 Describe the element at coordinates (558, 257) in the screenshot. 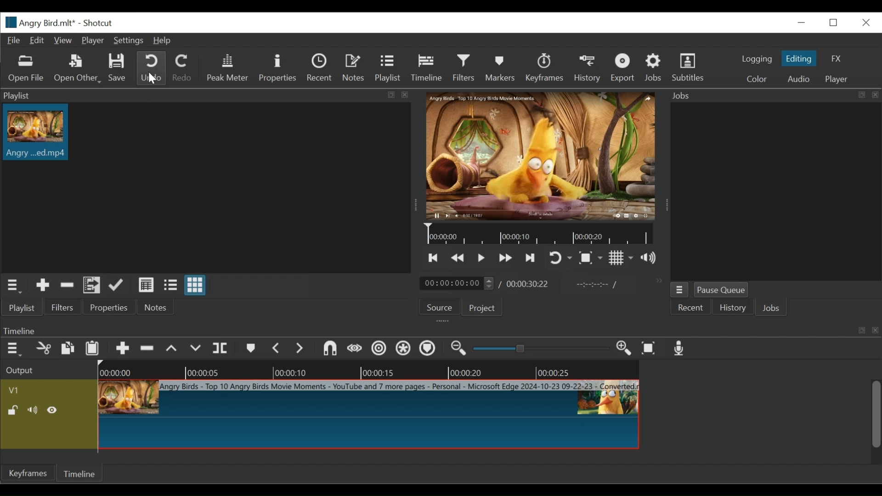

I see `Toggle player looping` at that location.